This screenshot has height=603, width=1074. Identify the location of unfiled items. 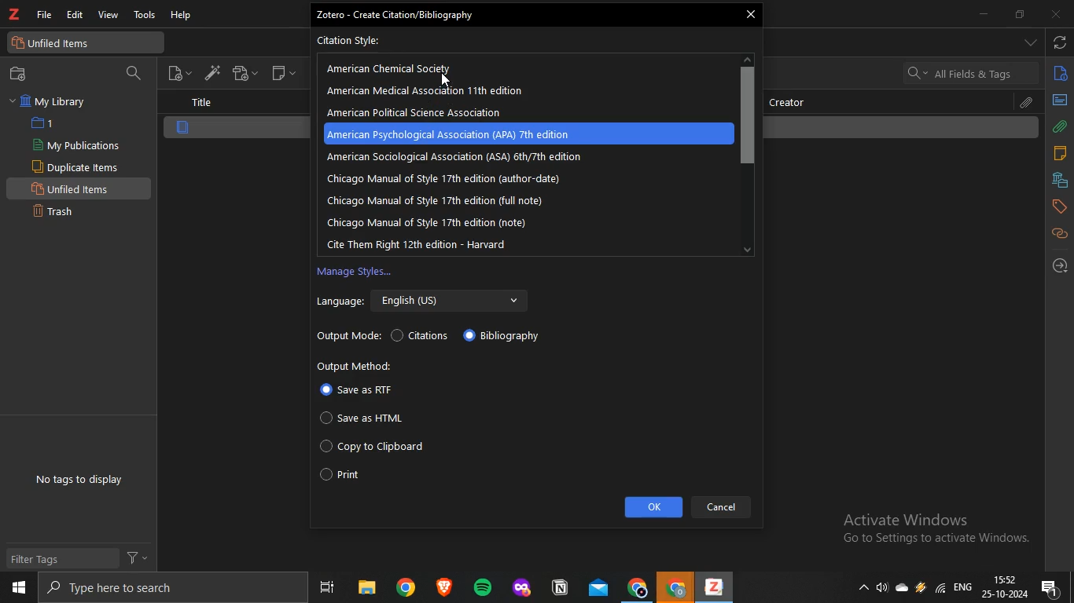
(56, 43).